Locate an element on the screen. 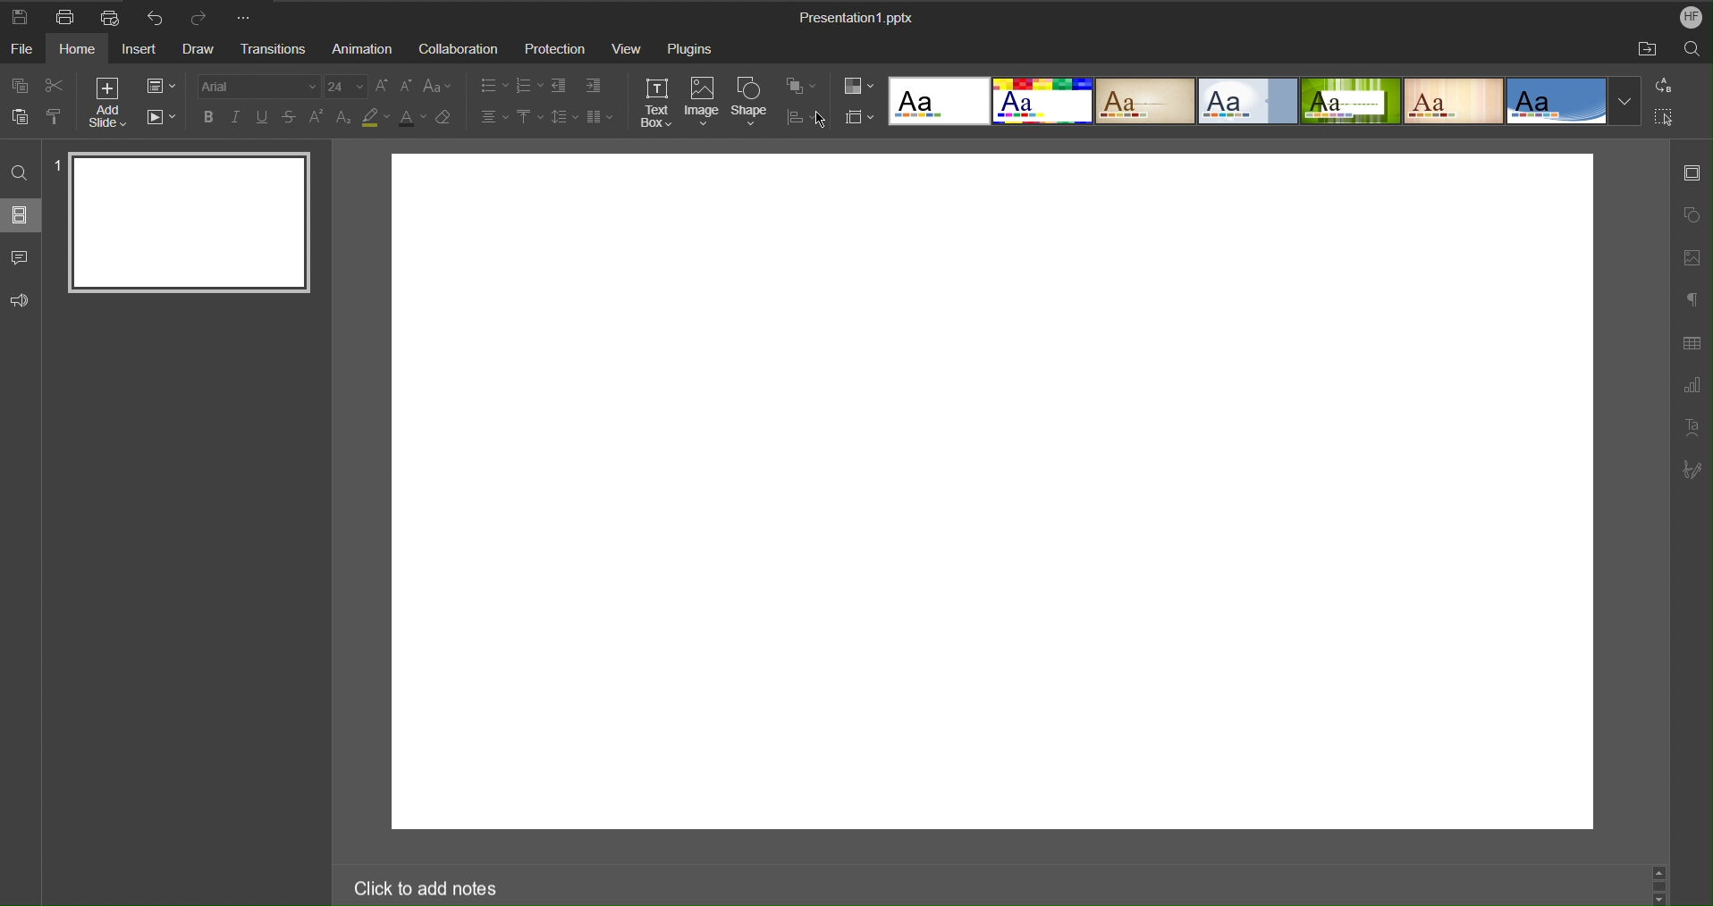  More is located at coordinates (246, 16).